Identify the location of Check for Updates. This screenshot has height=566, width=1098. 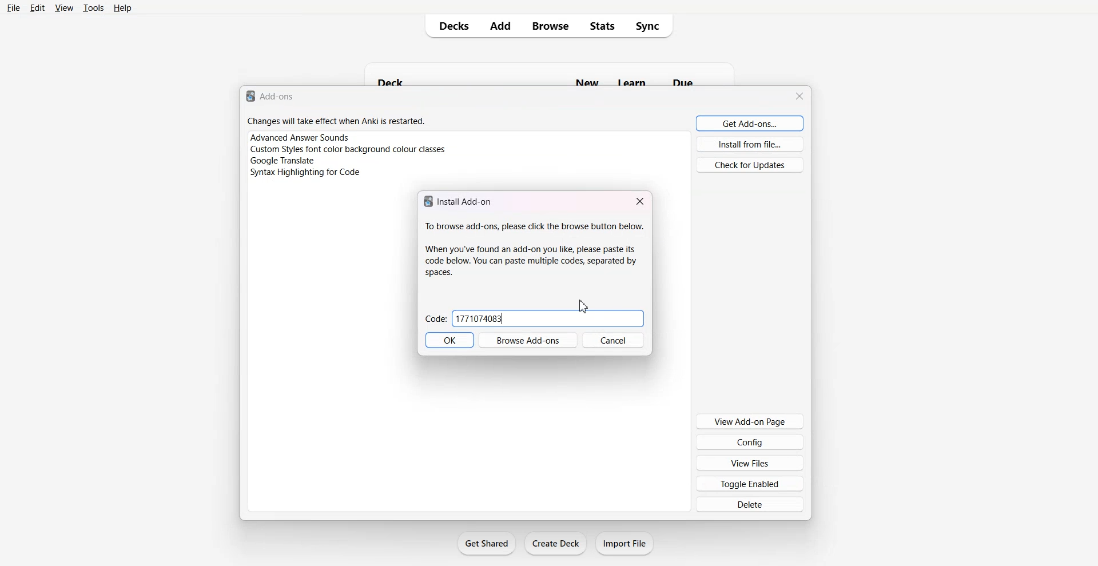
(750, 165).